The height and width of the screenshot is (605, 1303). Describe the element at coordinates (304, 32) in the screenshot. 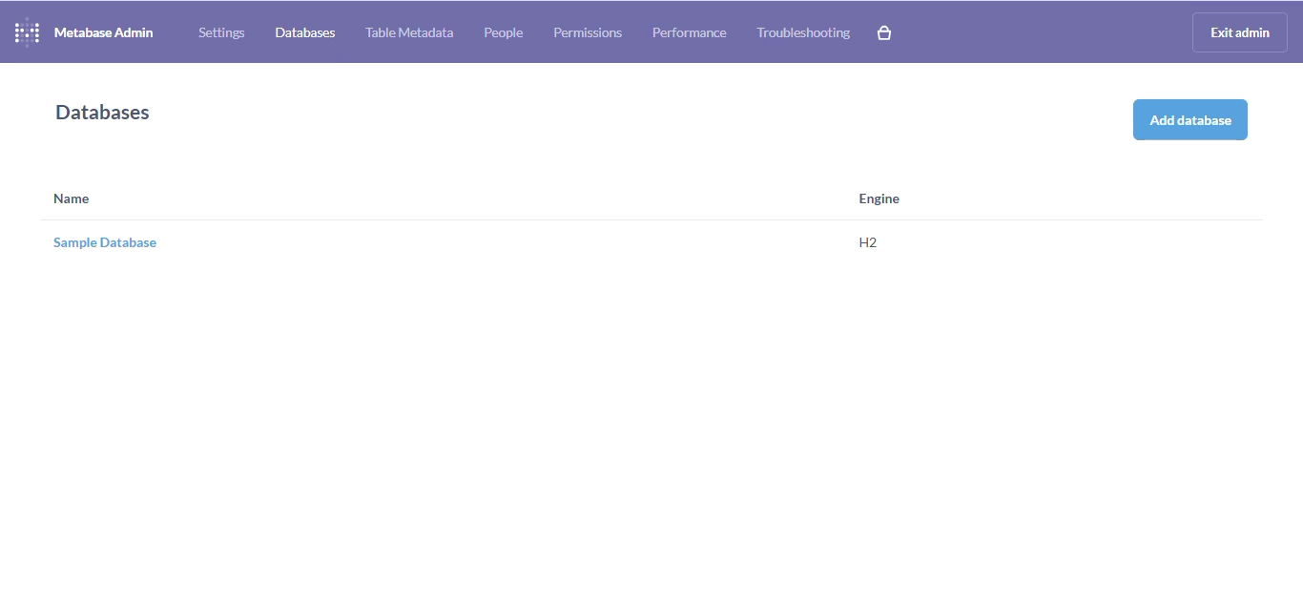

I see `databases` at that location.